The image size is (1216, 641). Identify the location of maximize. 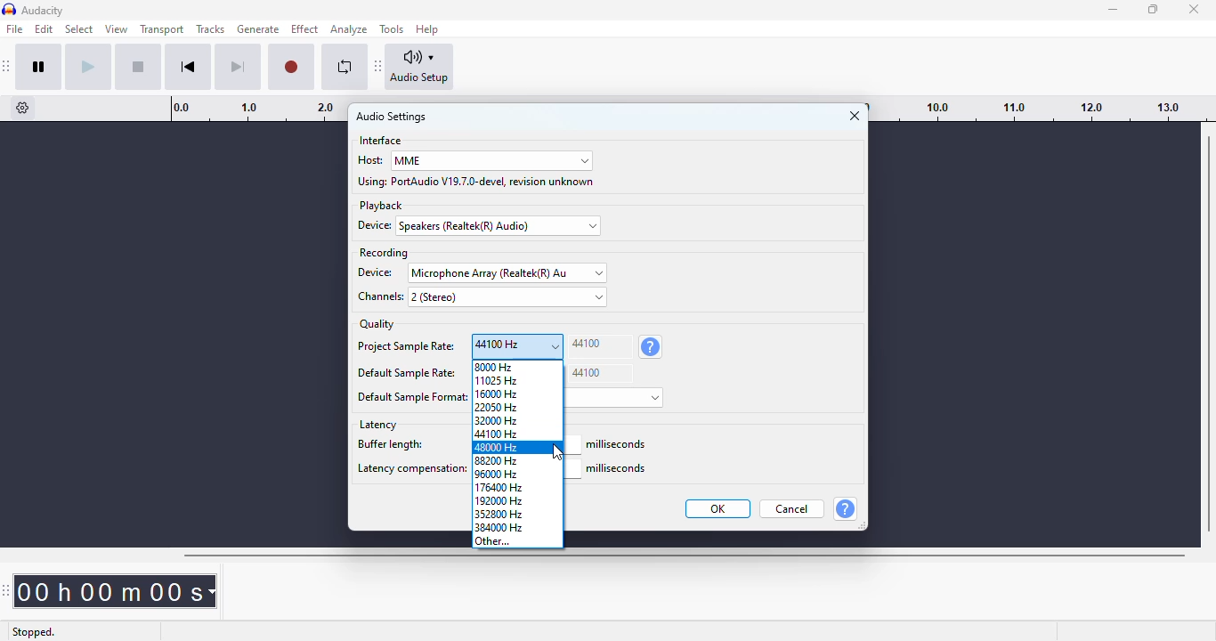
(1153, 8).